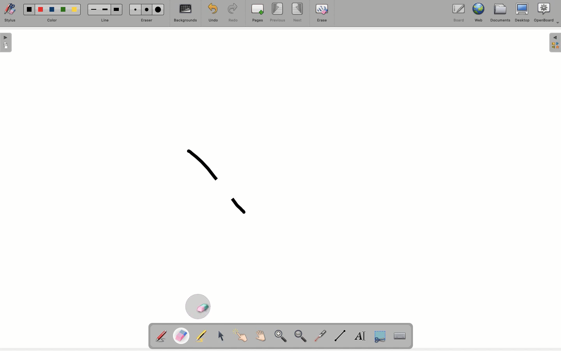 This screenshot has width=561, height=351. Describe the element at coordinates (522, 13) in the screenshot. I see `Desktop` at that location.